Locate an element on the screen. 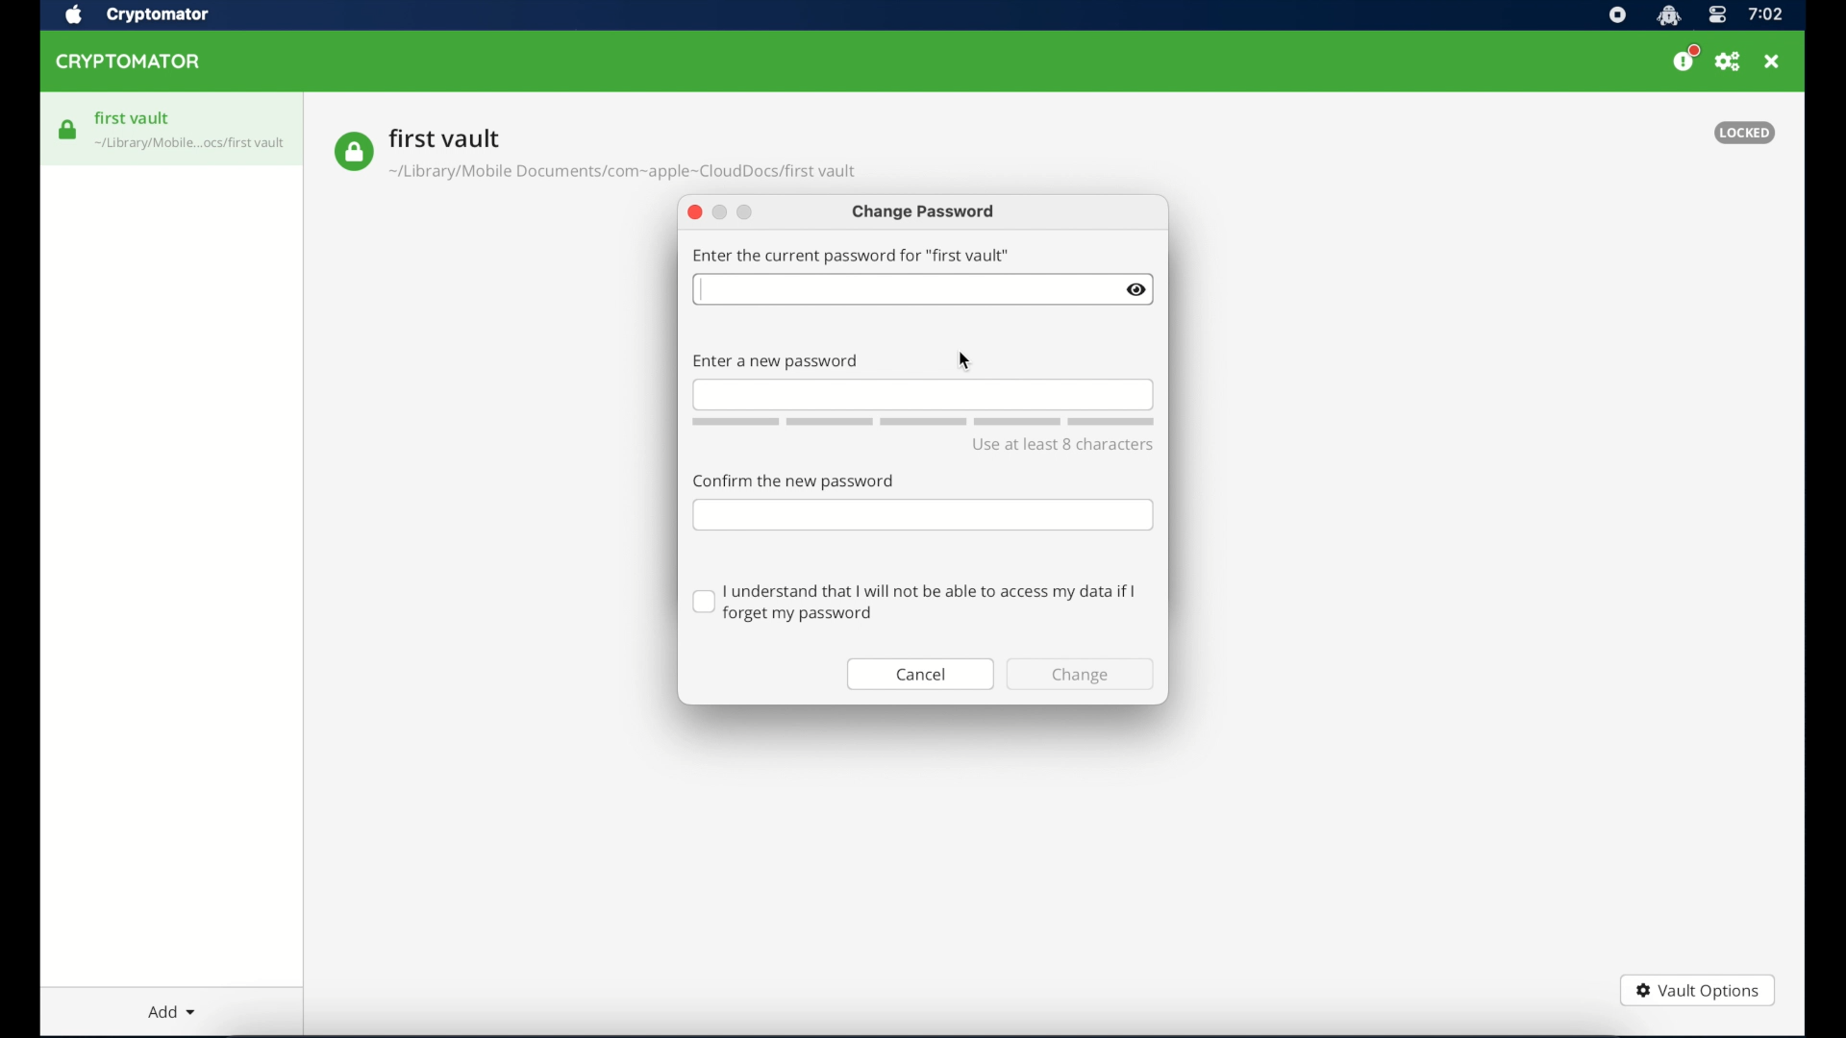 This screenshot has width=1846, height=1038. minimize is located at coordinates (721, 213).